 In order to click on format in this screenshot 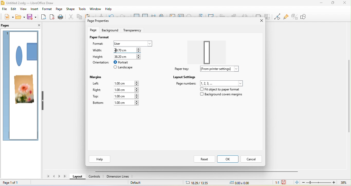, I will do `click(99, 43)`.